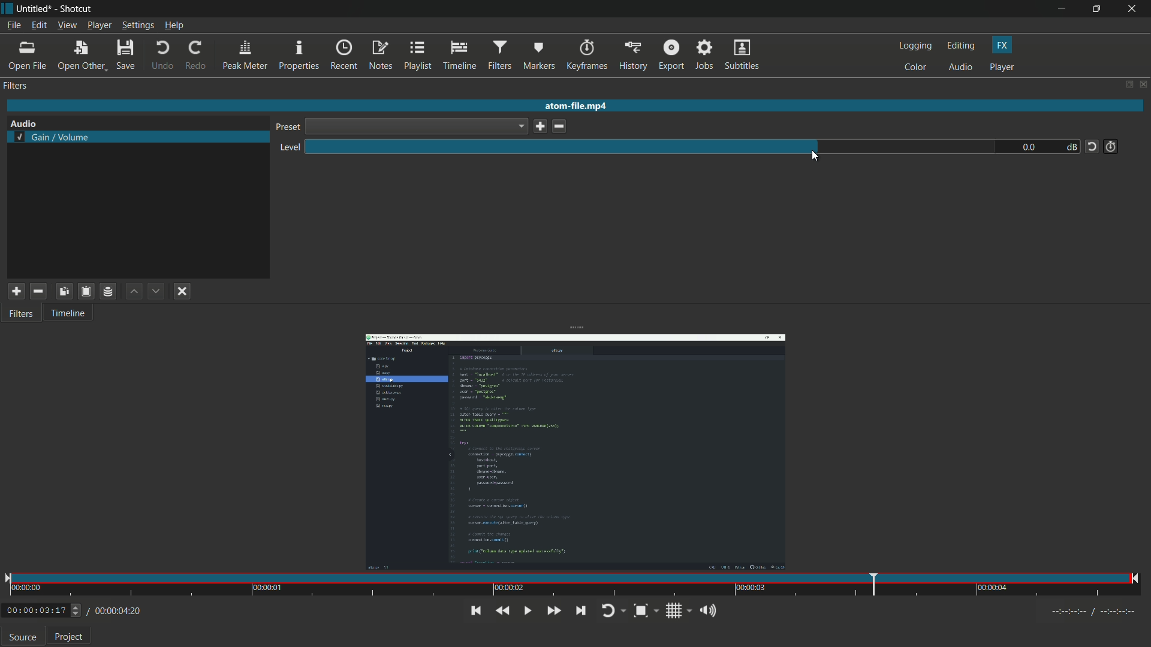 This screenshot has height=647, width=1151. I want to click on toggle zoom, so click(646, 612).